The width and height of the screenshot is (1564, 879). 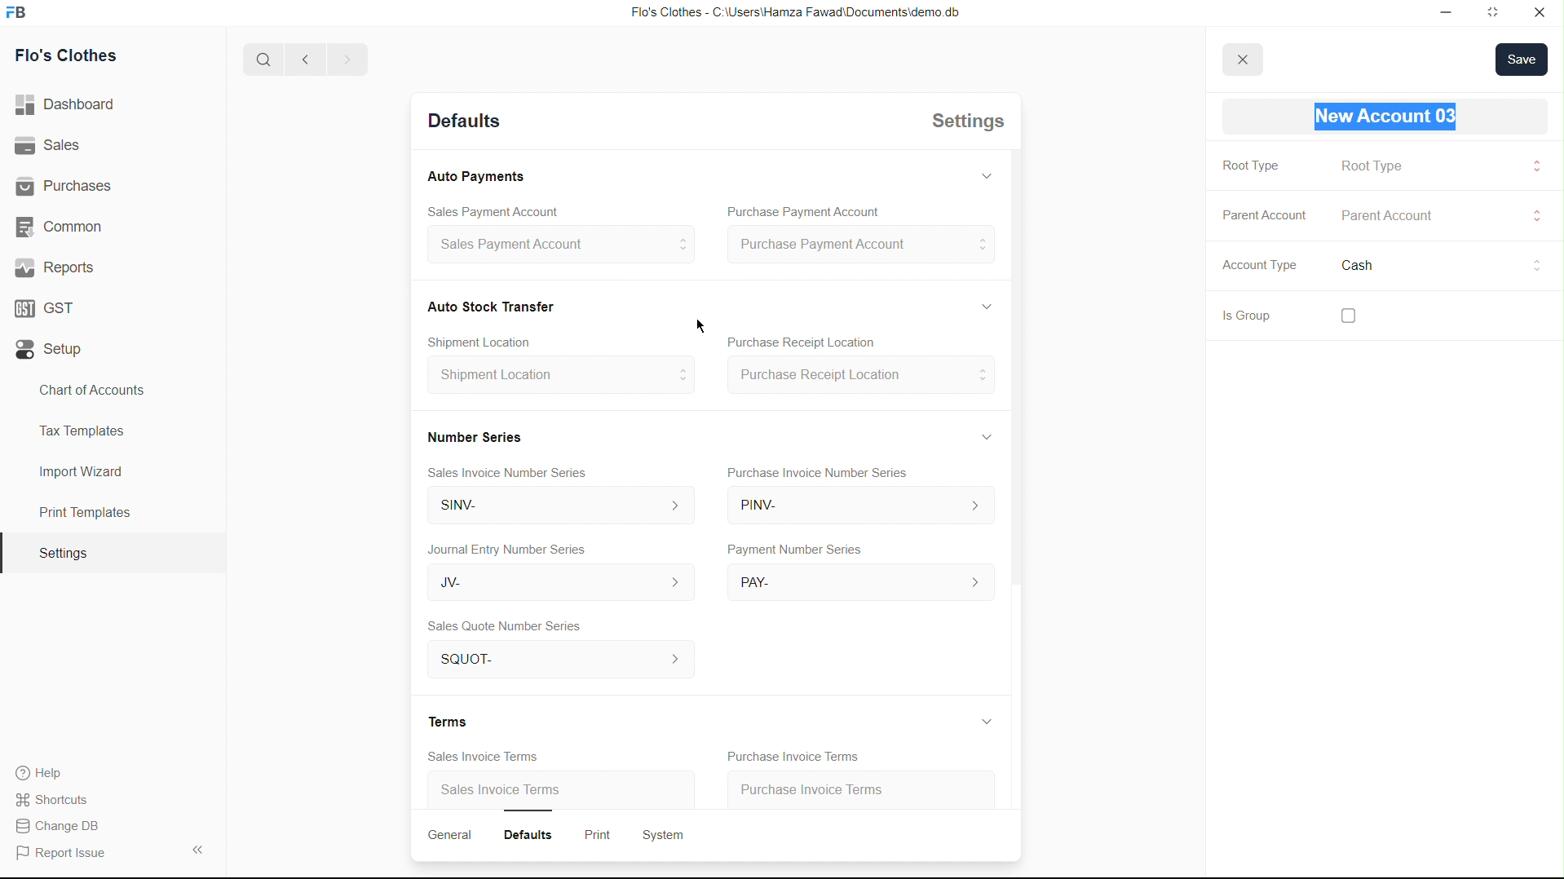 What do you see at coordinates (78, 428) in the screenshot?
I see `Tax Templates` at bounding box center [78, 428].